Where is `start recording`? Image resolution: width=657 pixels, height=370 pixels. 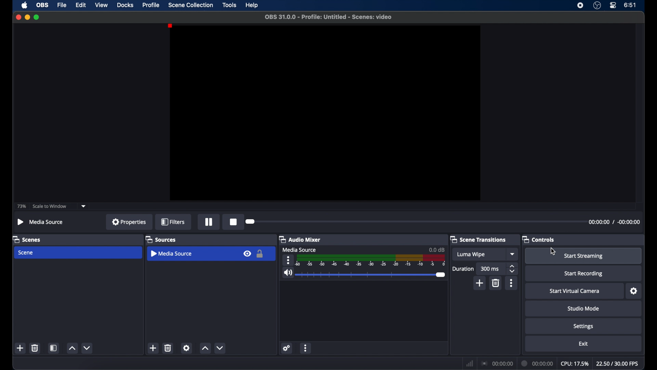
start recording is located at coordinates (584, 274).